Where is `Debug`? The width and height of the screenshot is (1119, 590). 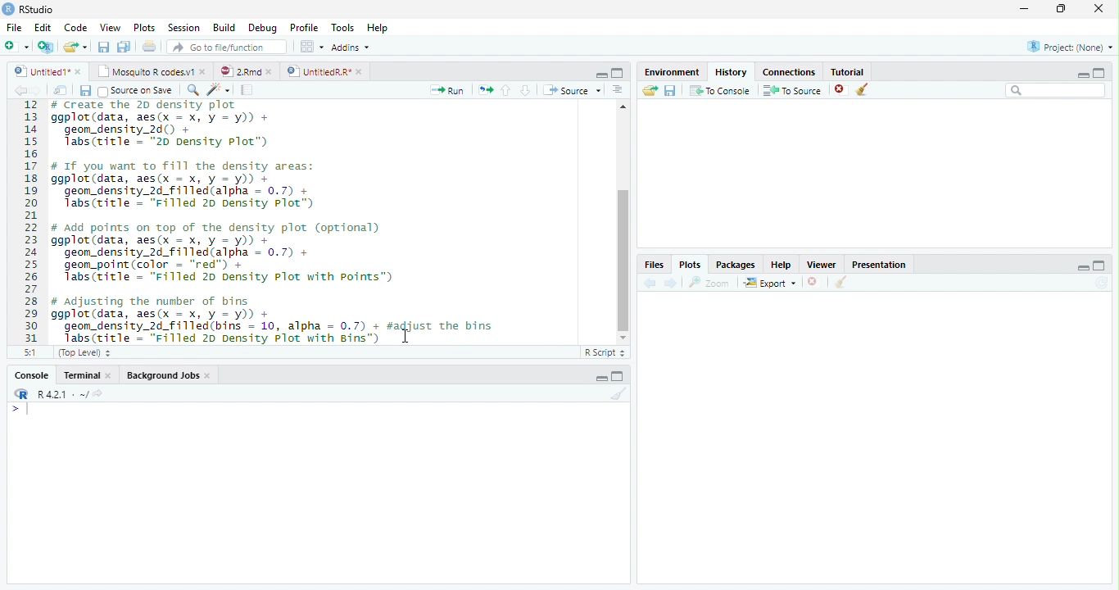
Debug is located at coordinates (263, 29).